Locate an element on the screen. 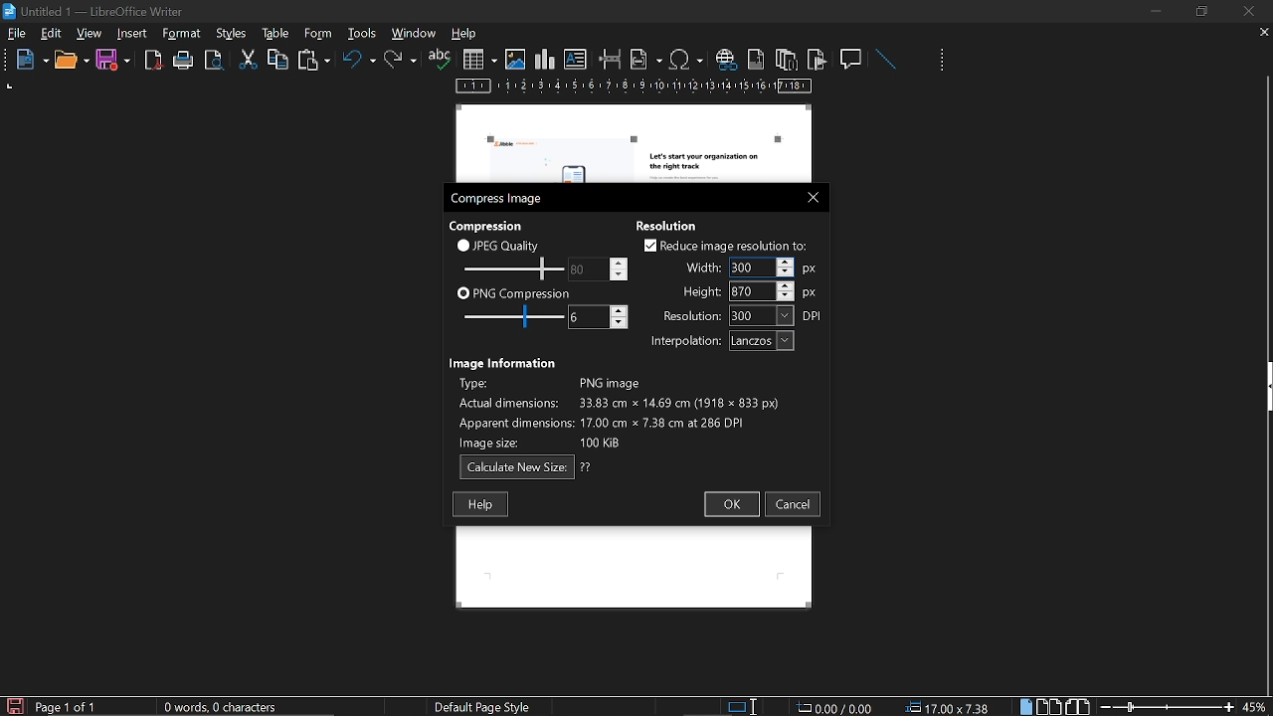  current page is located at coordinates (67, 707).